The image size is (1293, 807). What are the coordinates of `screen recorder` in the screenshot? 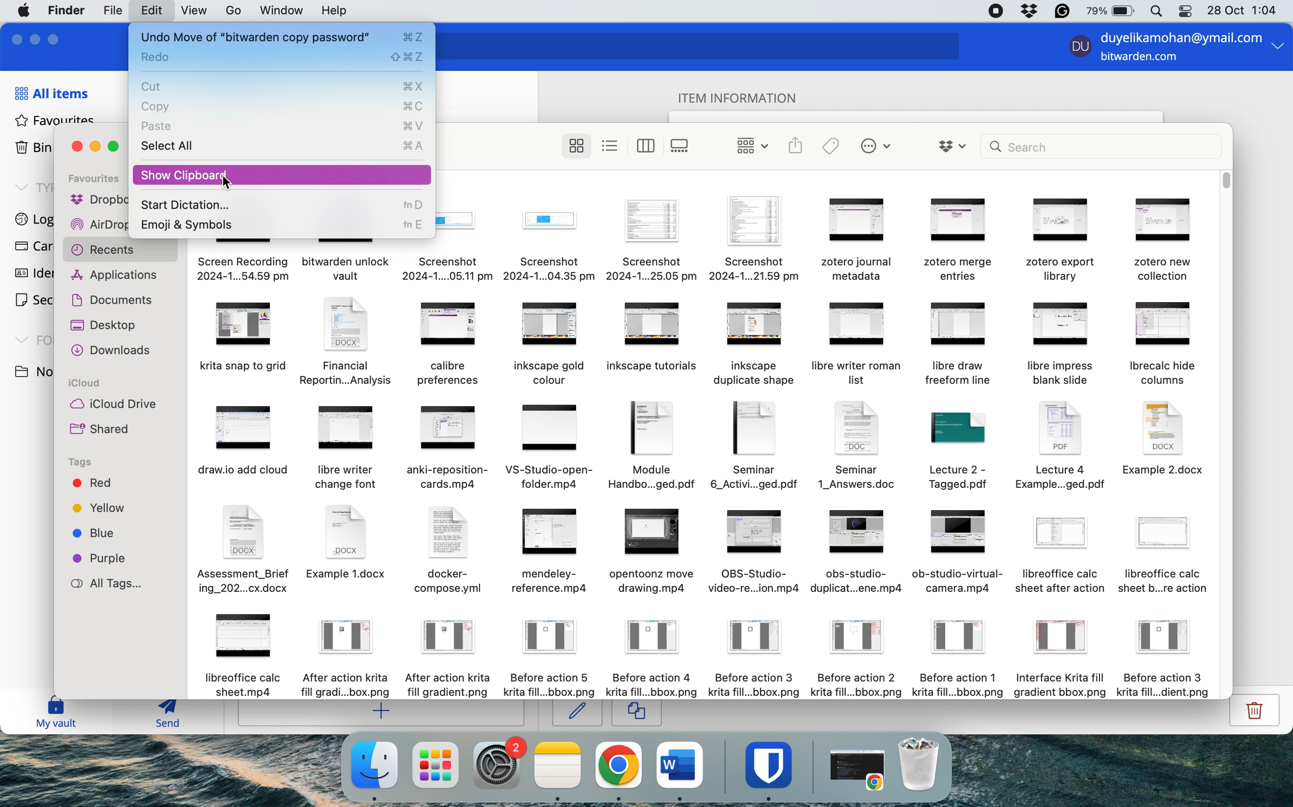 It's located at (997, 11).